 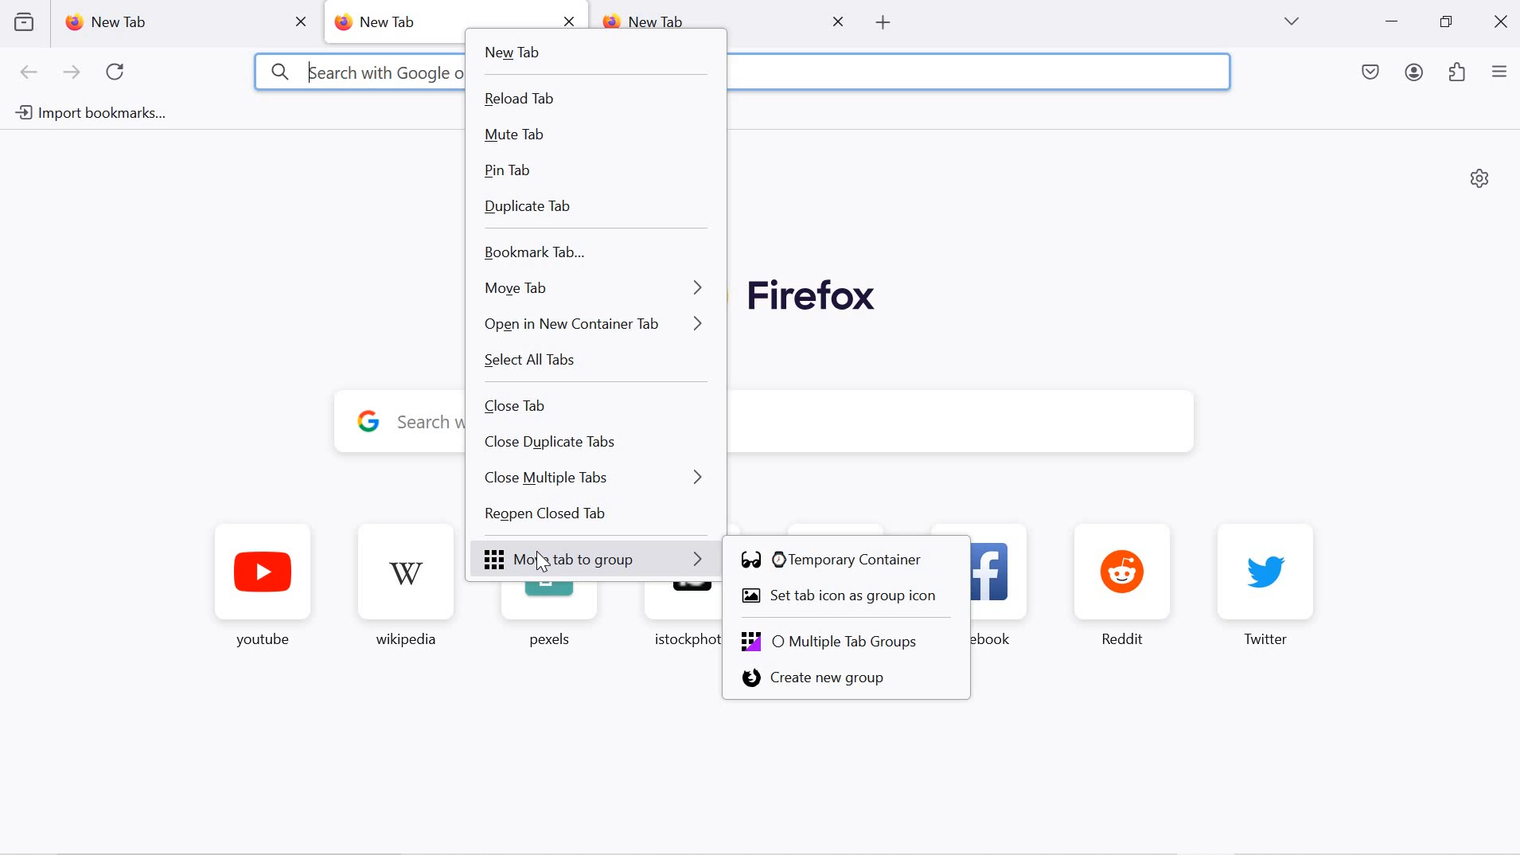 I want to click on account, so click(x=1417, y=75).